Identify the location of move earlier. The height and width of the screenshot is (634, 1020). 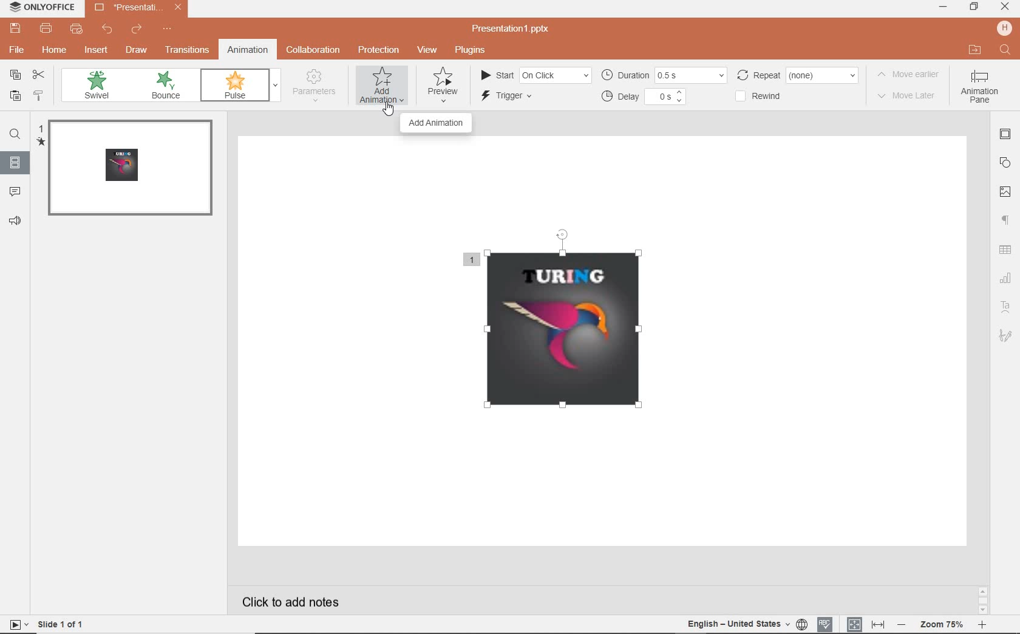
(906, 74).